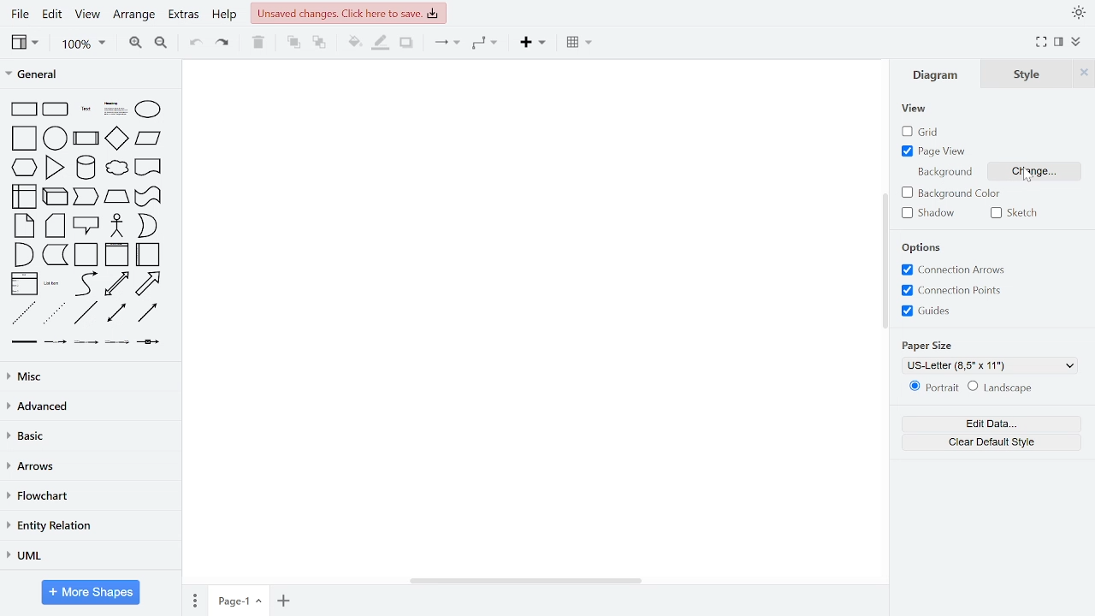  Describe the element at coordinates (1043, 42) in the screenshot. I see `full screen` at that location.